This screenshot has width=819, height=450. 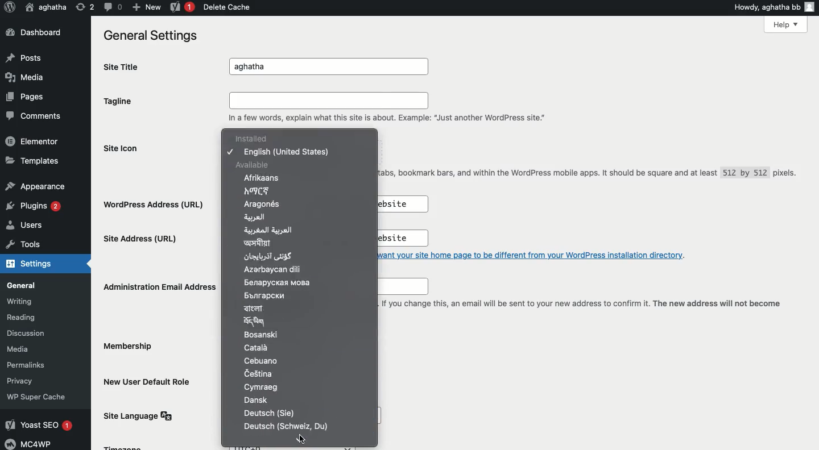 What do you see at coordinates (31, 114) in the screenshot?
I see `Comments` at bounding box center [31, 114].